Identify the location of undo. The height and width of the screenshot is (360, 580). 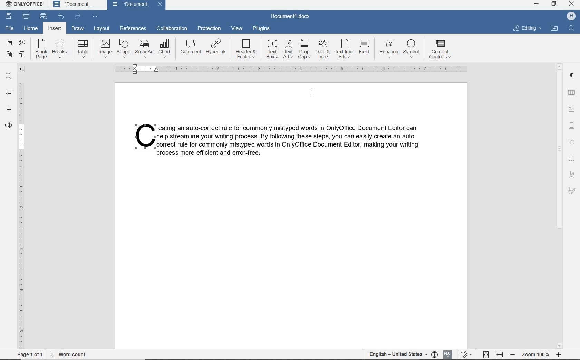
(61, 17).